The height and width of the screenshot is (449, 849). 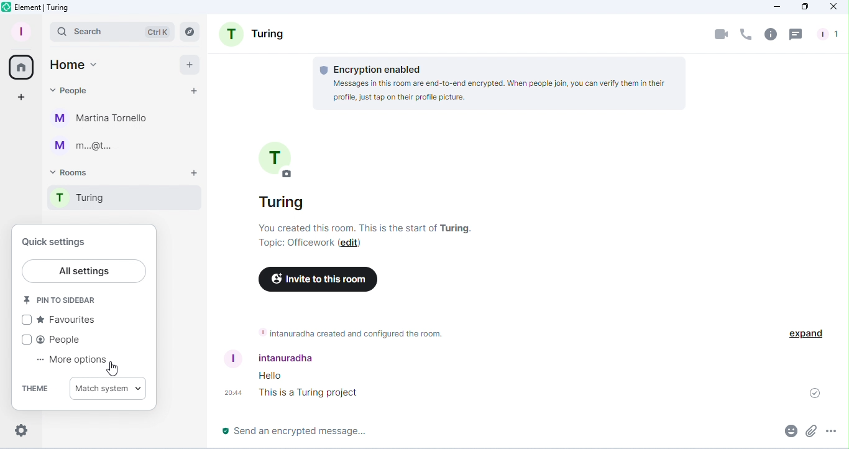 I want to click on Element icon, so click(x=39, y=7).